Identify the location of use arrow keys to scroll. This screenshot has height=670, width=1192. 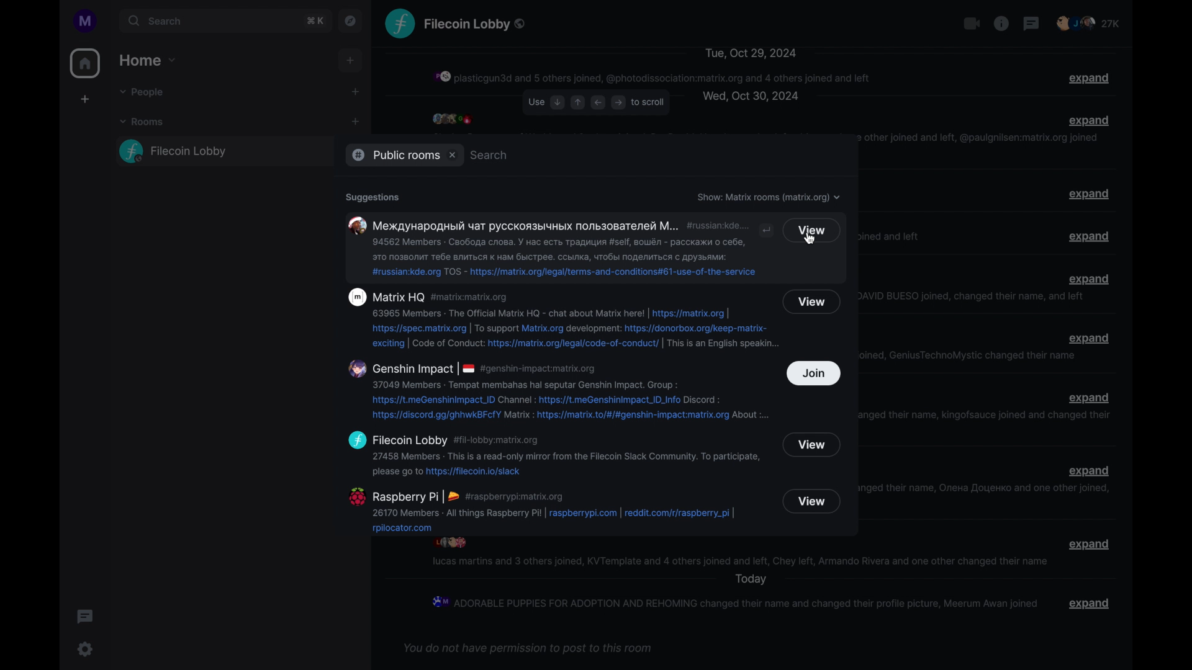
(596, 103).